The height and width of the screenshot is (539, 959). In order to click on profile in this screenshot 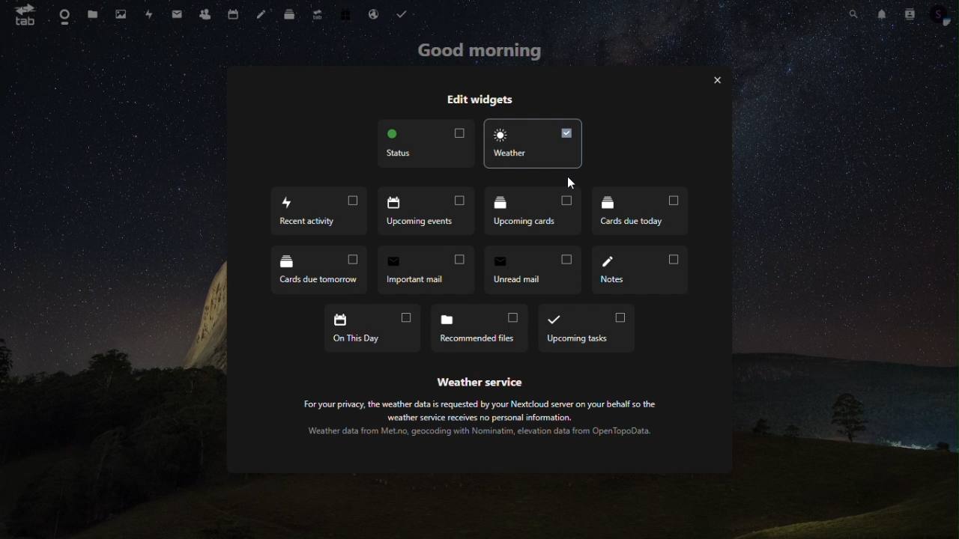, I will do `click(940, 14)`.